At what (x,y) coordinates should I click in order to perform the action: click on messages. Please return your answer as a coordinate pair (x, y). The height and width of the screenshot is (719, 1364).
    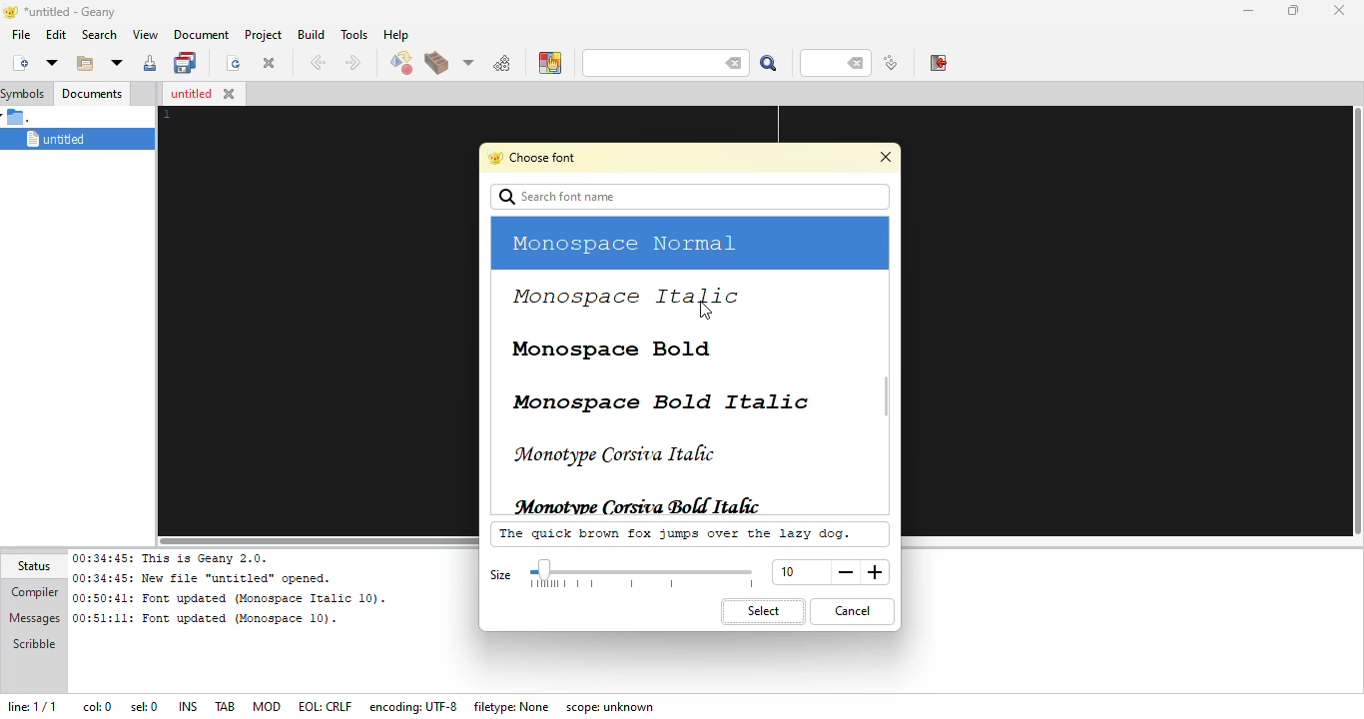
    Looking at the image, I should click on (34, 619).